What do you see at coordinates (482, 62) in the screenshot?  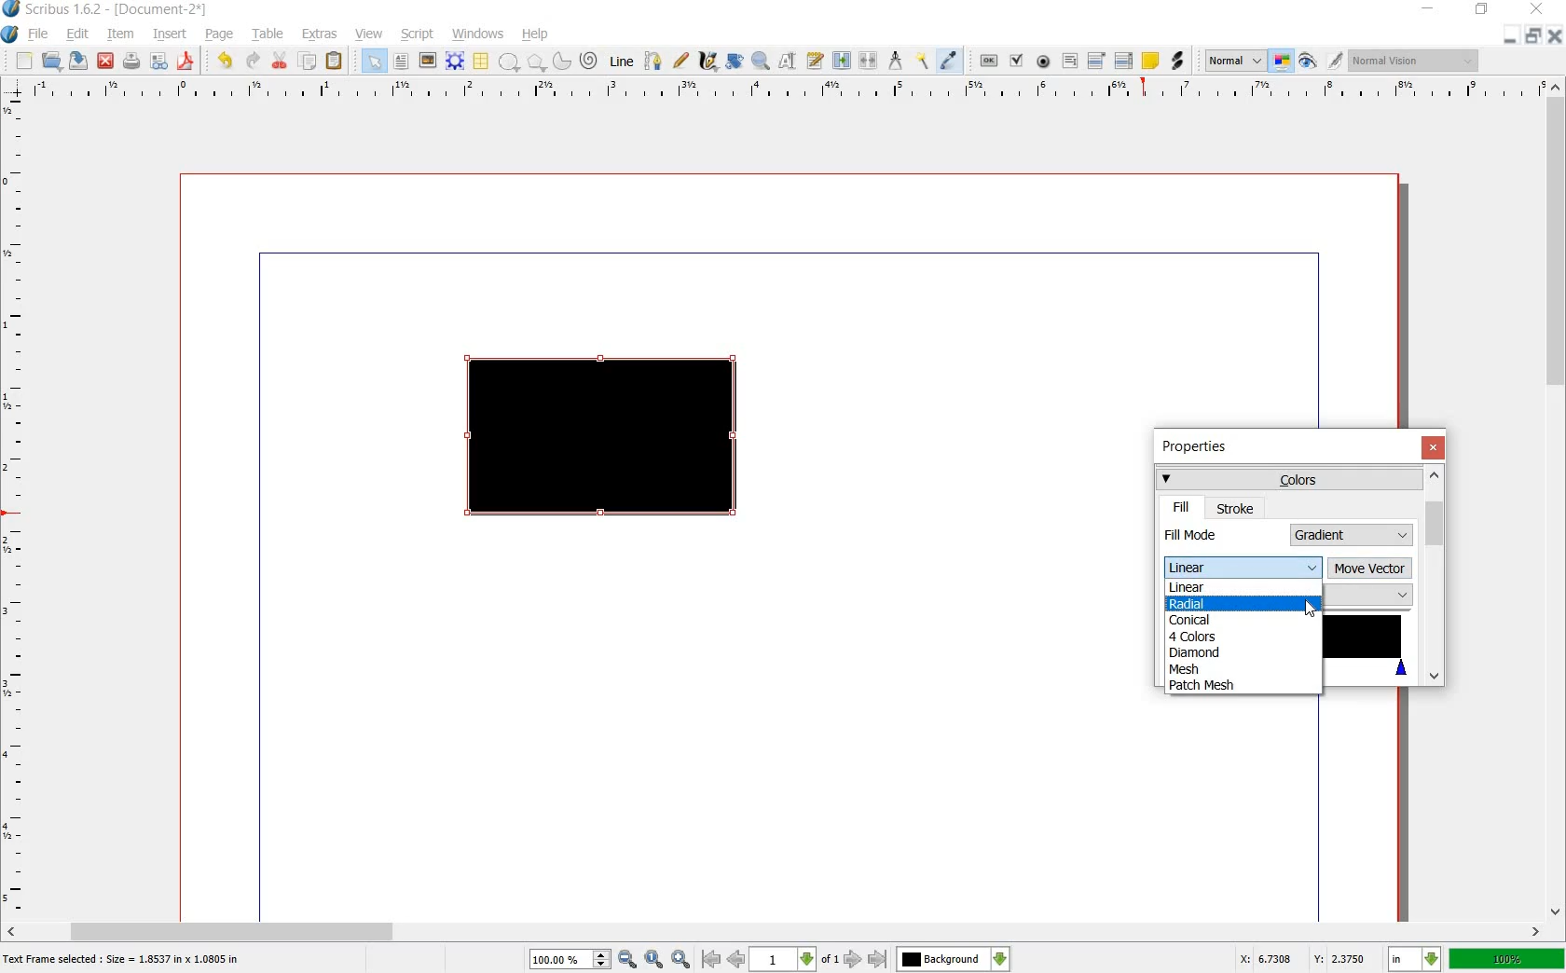 I see `table` at bounding box center [482, 62].